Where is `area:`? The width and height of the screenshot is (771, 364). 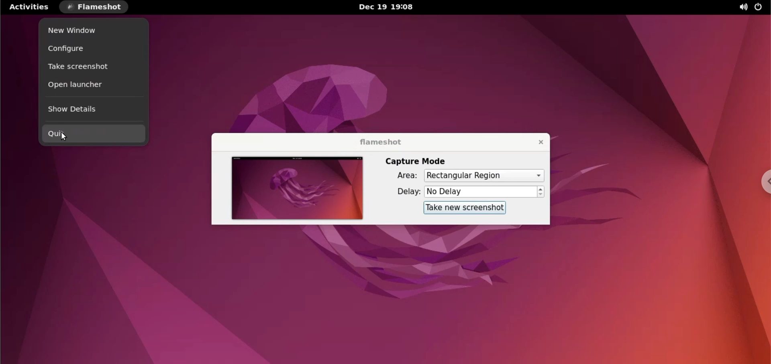 area: is located at coordinates (399, 176).